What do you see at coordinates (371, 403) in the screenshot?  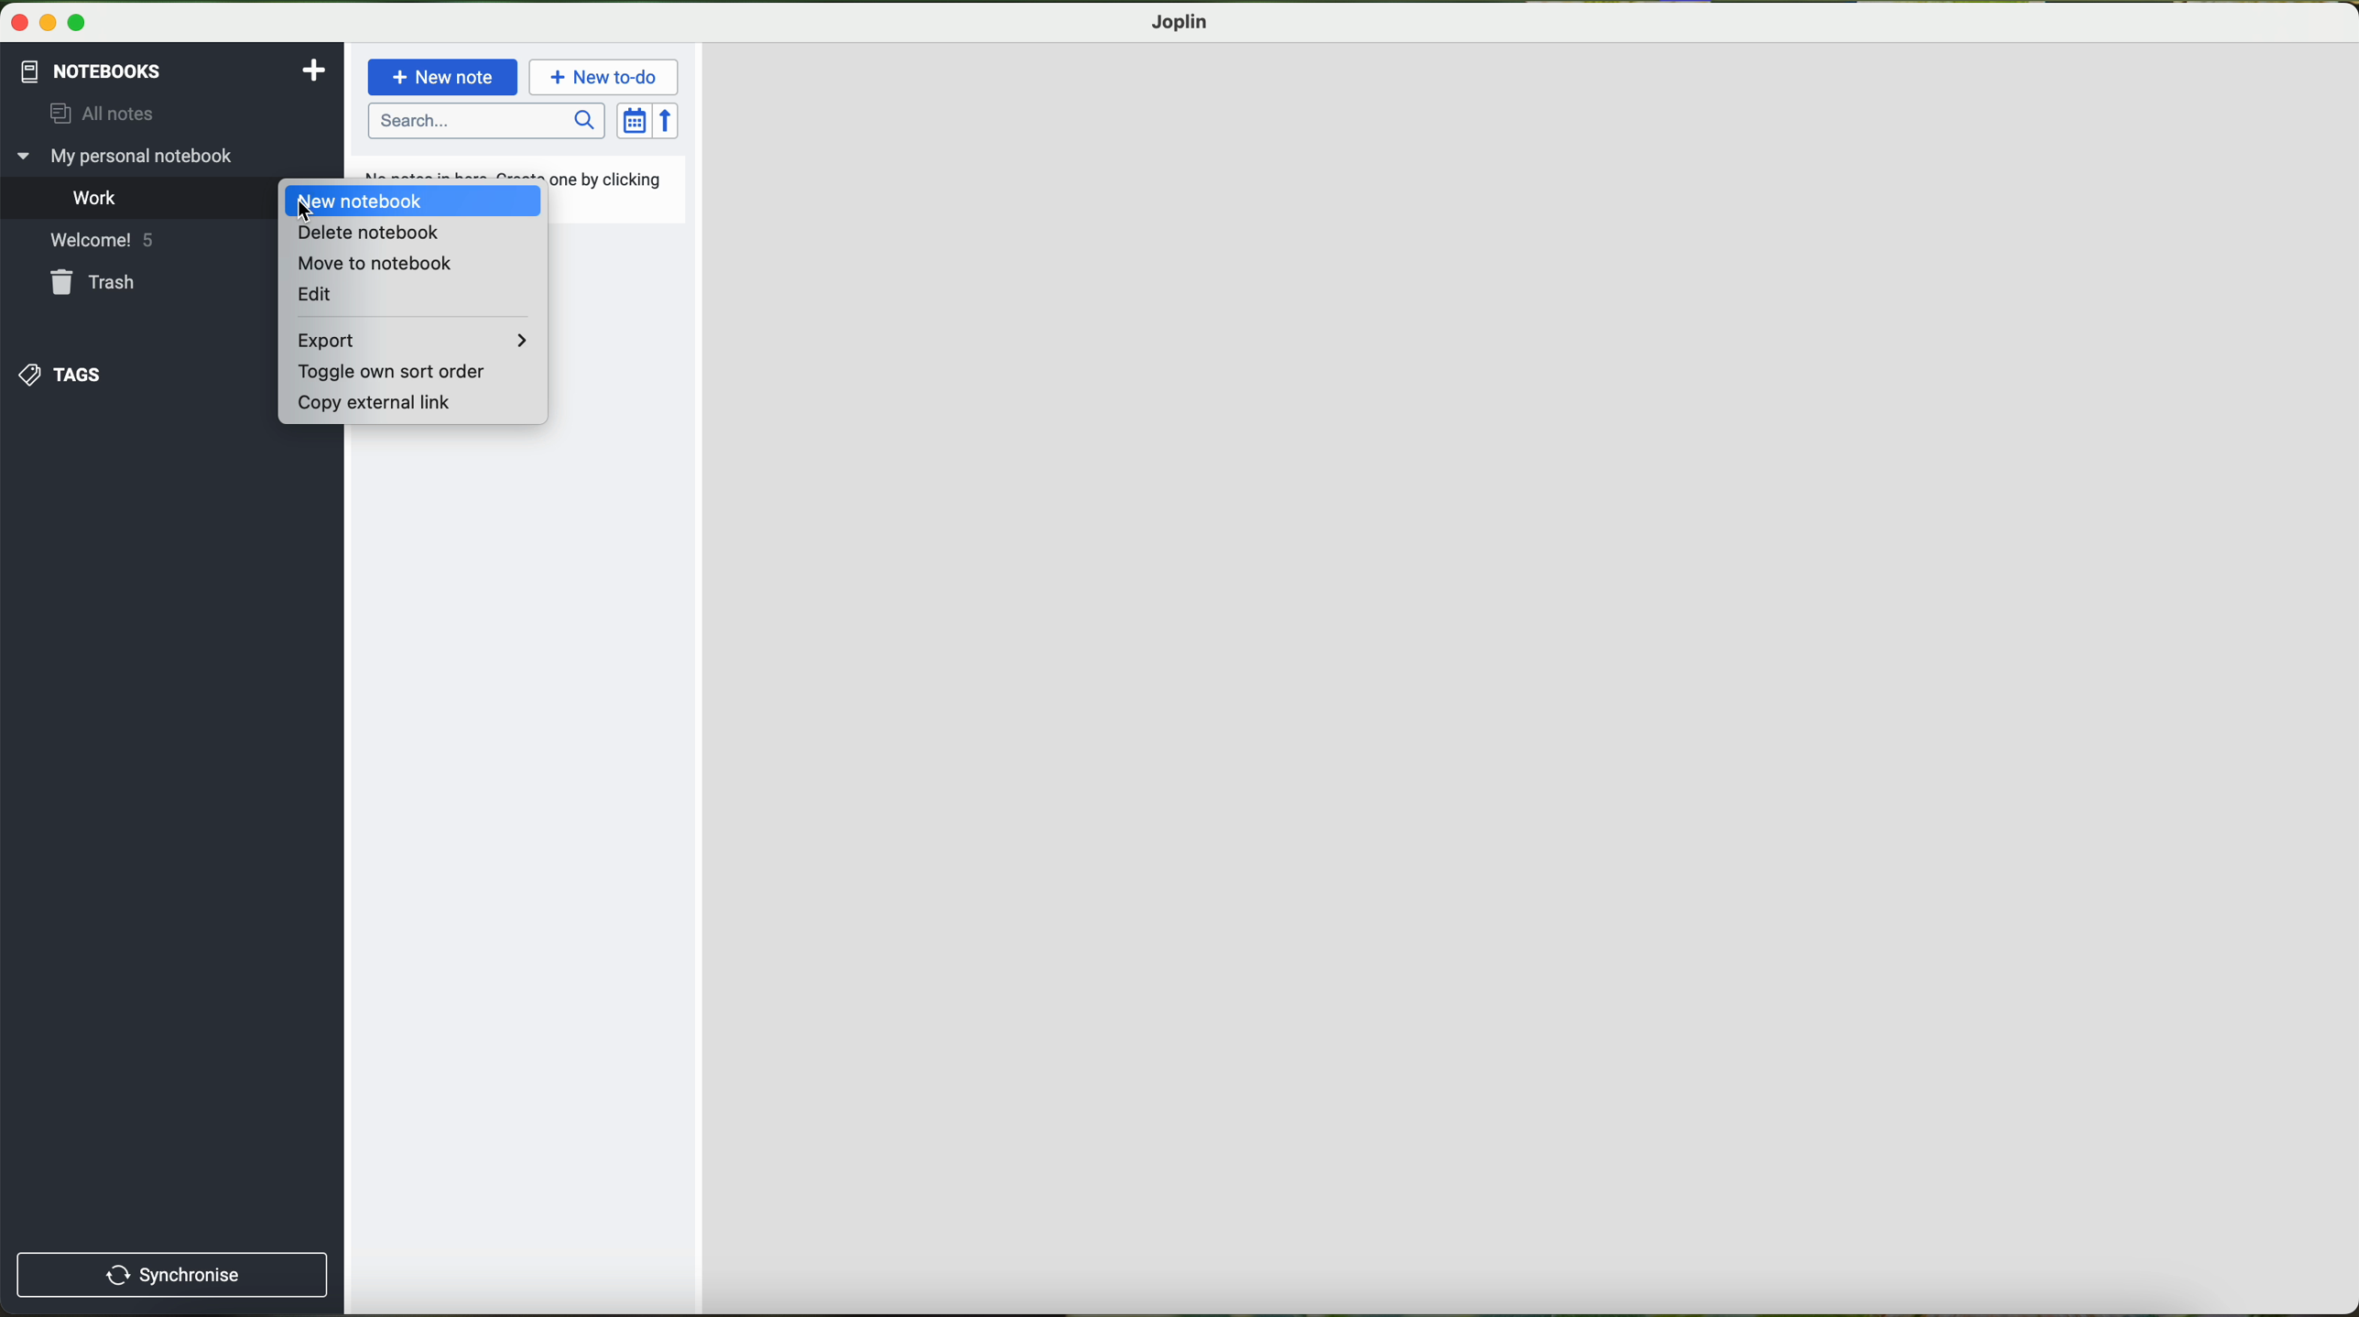 I see `copy external link` at bounding box center [371, 403].